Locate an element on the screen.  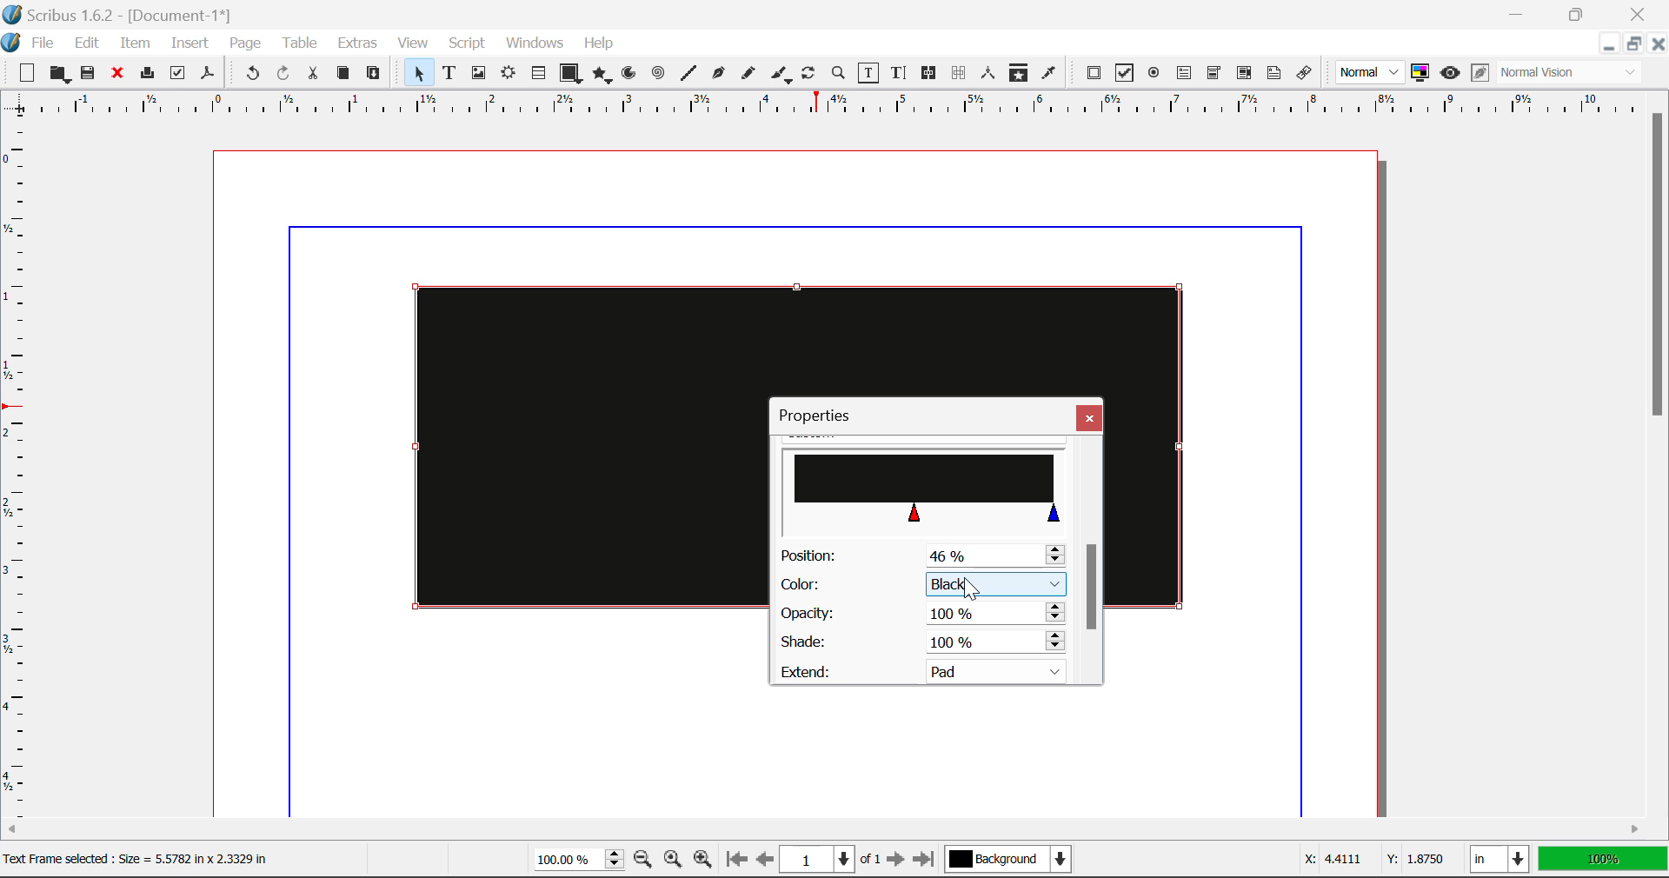
Delink Frames is located at coordinates (960, 73).